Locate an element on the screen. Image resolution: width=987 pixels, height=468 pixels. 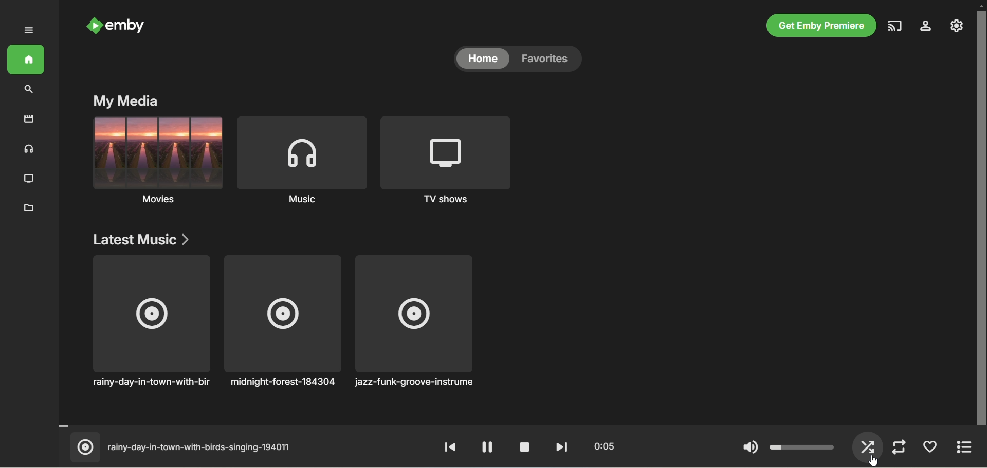
folder is located at coordinates (29, 207).